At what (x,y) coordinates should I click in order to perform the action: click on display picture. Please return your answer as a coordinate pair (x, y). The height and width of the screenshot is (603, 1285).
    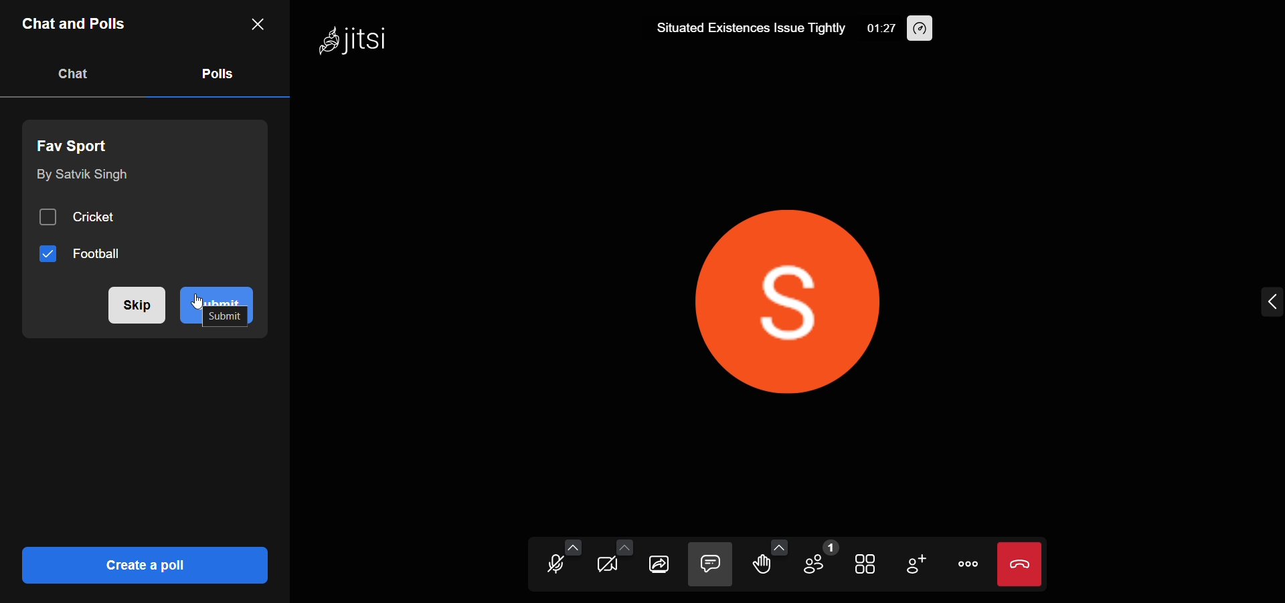
    Looking at the image, I should click on (833, 295).